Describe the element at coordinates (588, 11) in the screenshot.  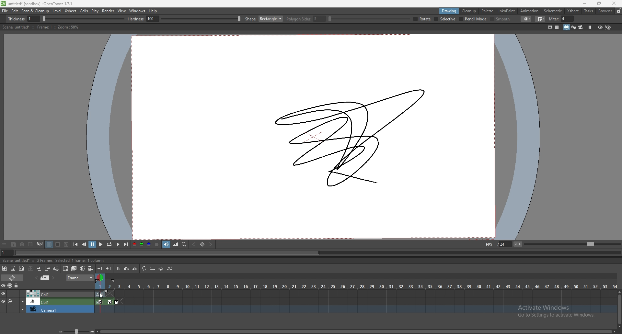
I see `tasks` at that location.